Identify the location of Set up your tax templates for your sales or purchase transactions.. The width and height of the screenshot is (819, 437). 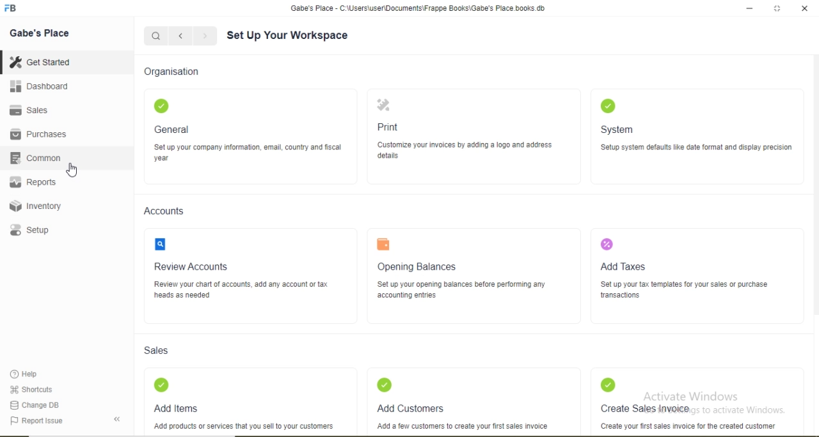
(685, 290).